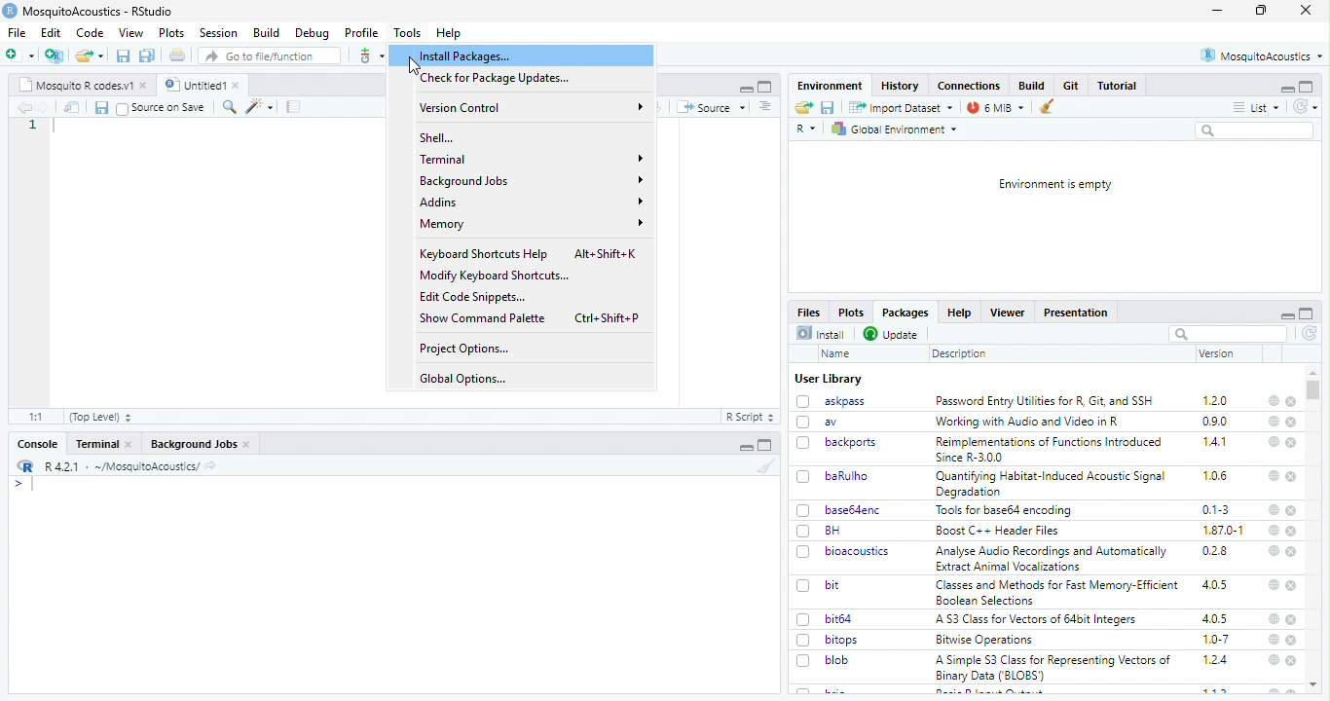  Describe the element at coordinates (44, 108) in the screenshot. I see `forward` at that location.